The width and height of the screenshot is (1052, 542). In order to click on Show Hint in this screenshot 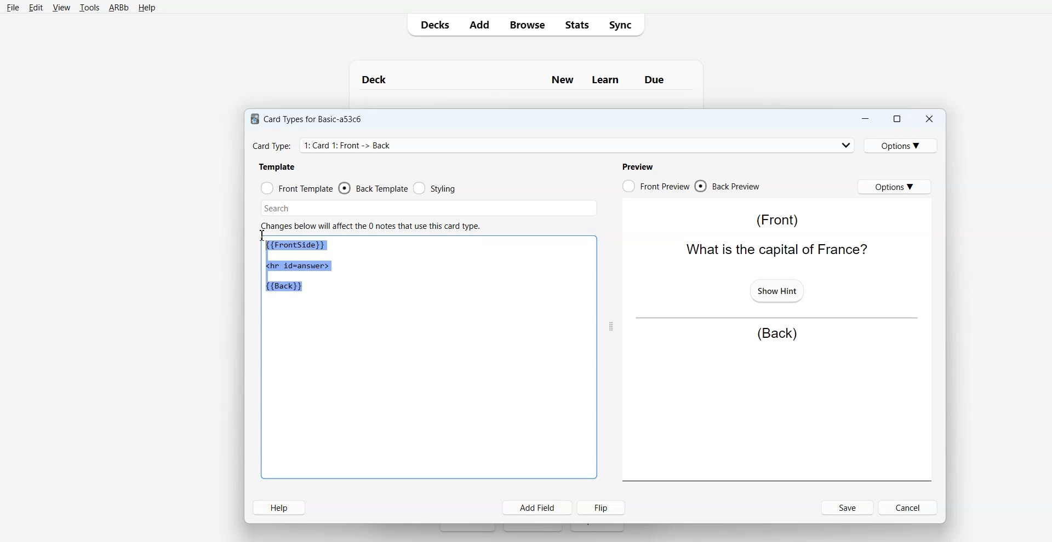, I will do `click(776, 290)`.